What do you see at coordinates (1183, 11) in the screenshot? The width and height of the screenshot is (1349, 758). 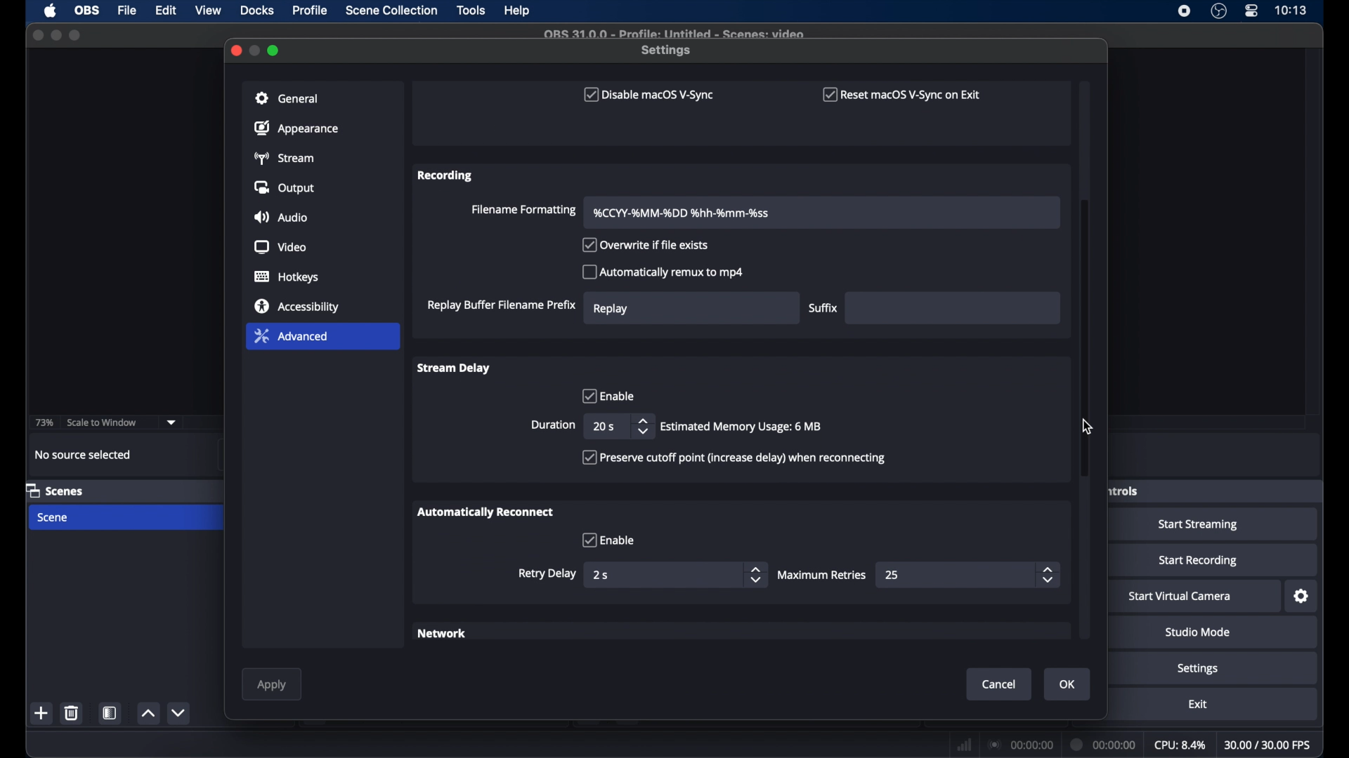 I see `screen recorder` at bounding box center [1183, 11].